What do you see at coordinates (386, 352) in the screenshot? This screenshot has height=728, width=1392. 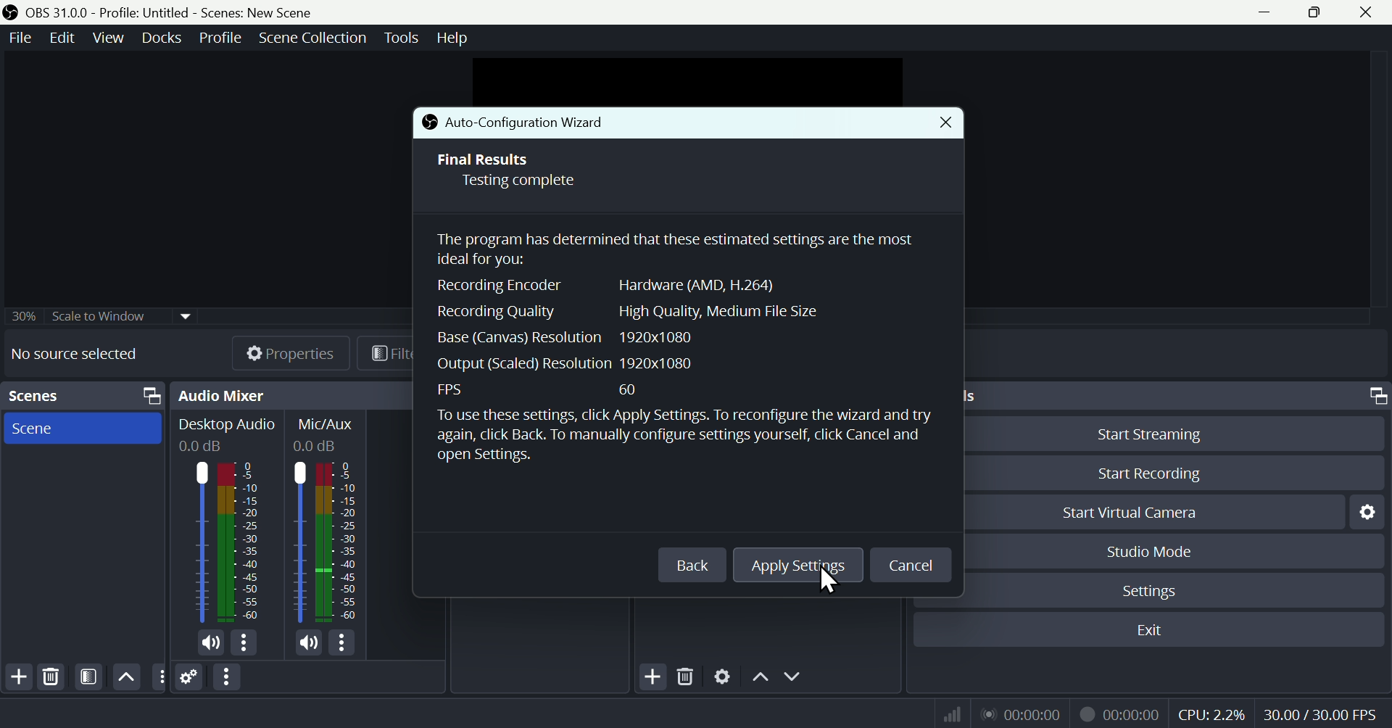 I see `Filters` at bounding box center [386, 352].